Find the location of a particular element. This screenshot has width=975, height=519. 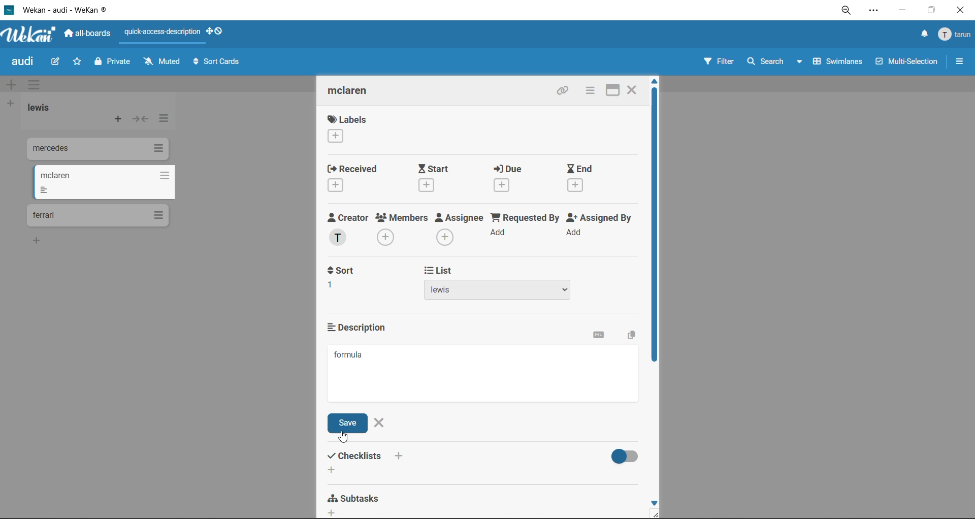

notifications is located at coordinates (923, 36).